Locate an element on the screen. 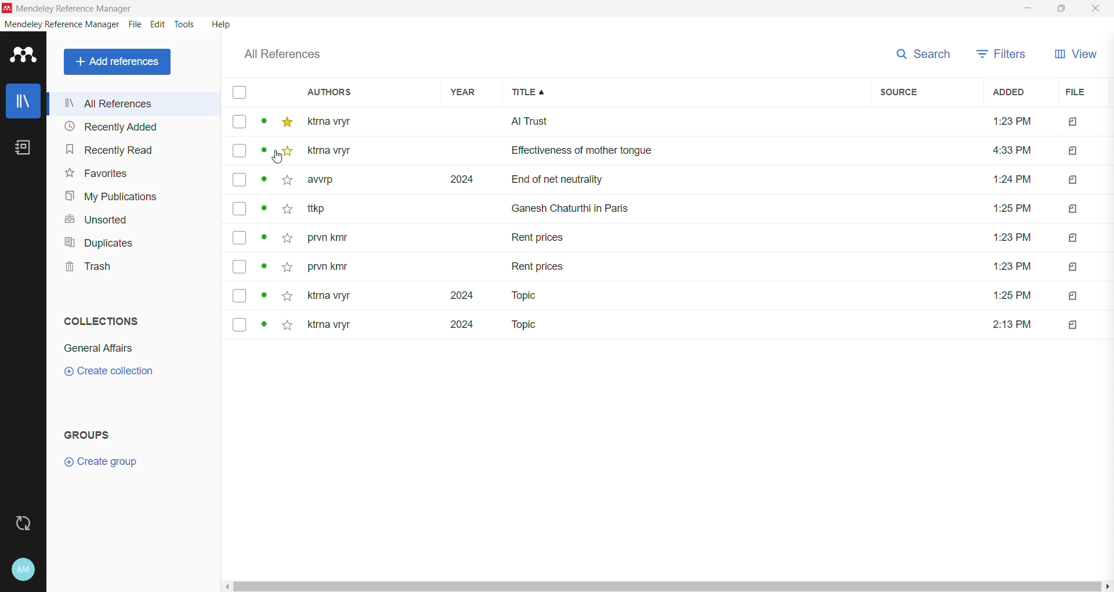 This screenshot has width=1114, height=592. icon is located at coordinates (1075, 179).